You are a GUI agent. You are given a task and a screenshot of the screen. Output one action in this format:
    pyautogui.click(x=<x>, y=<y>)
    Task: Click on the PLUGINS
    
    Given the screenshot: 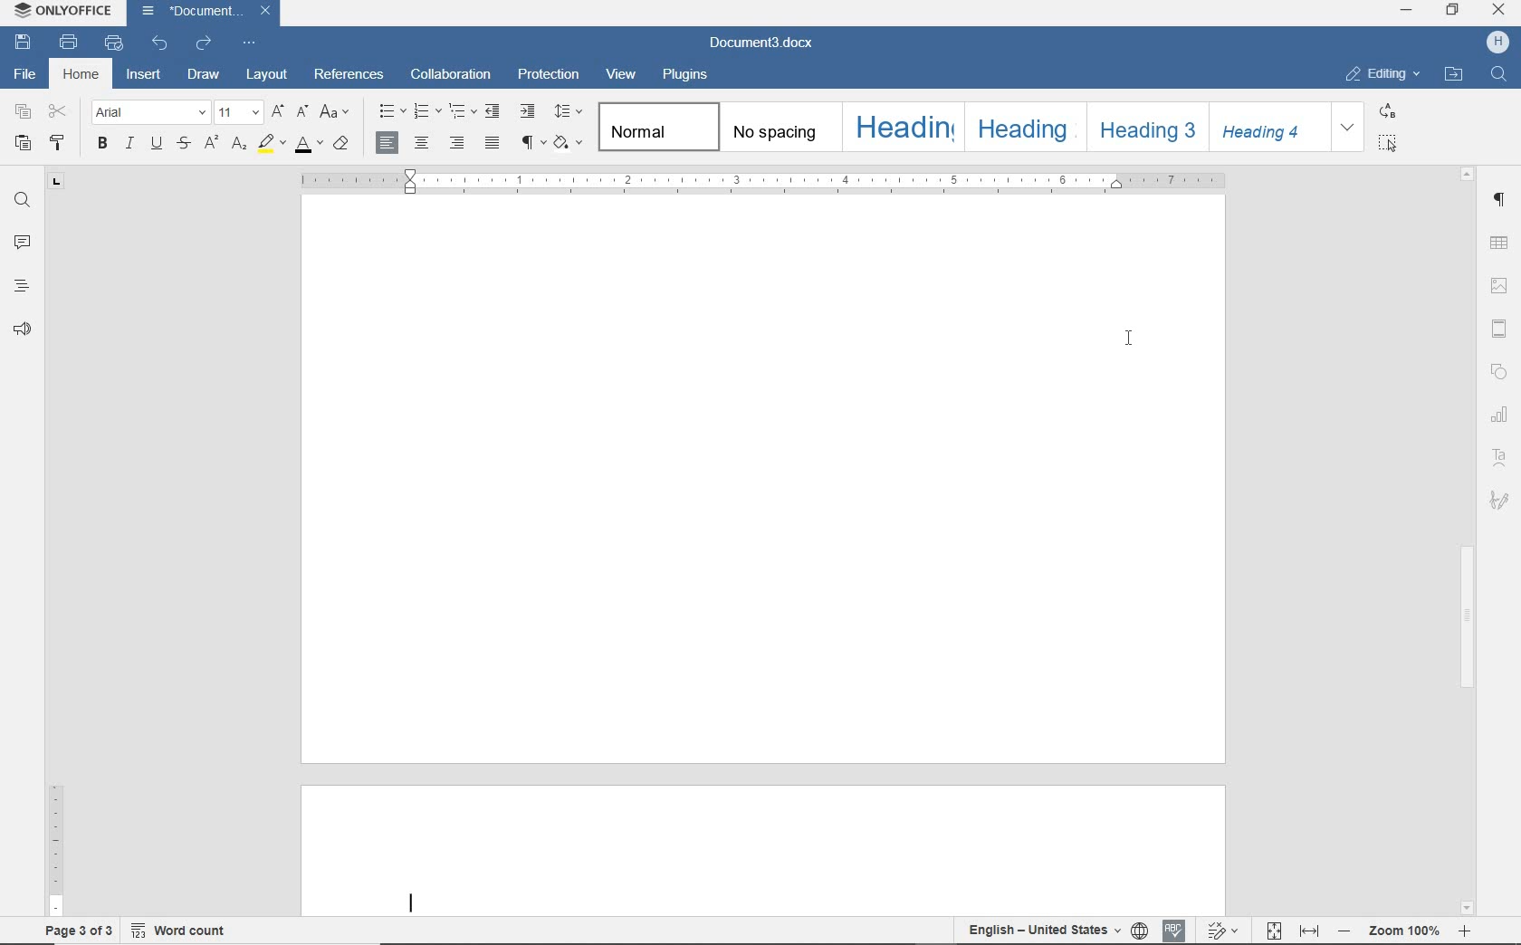 What is the action you would take?
    pyautogui.click(x=686, y=75)
    